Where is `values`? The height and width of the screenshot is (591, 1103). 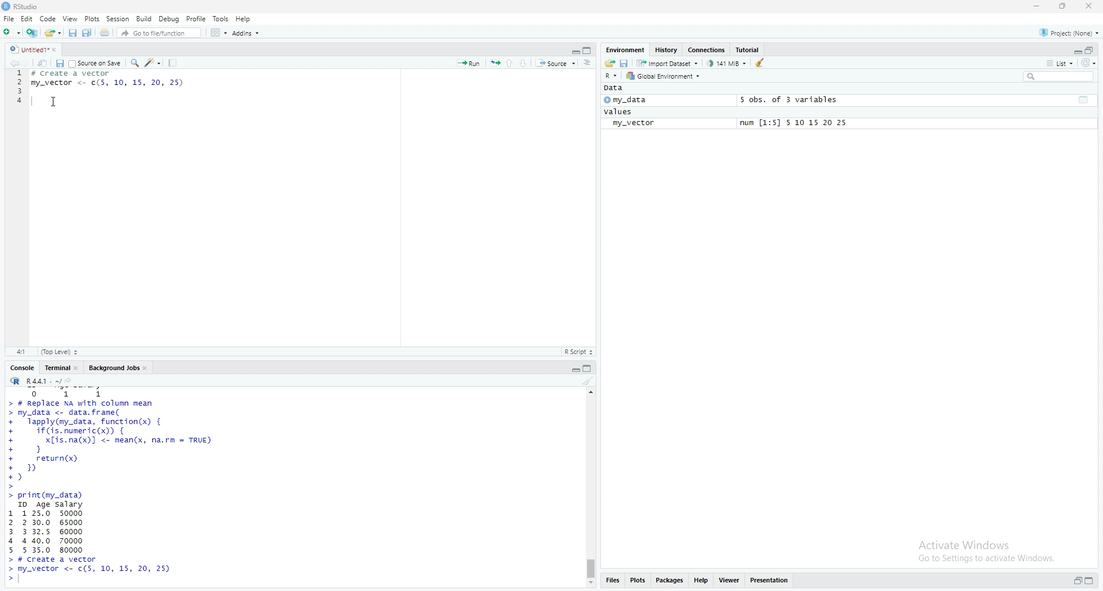 values is located at coordinates (620, 112).